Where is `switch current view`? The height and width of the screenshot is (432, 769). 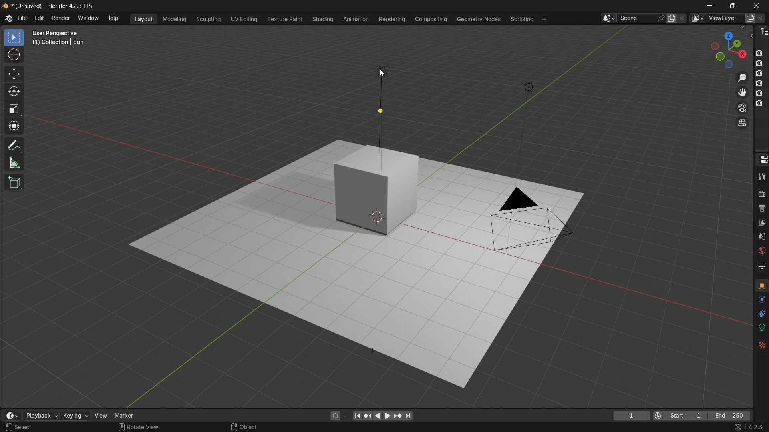
switch current view is located at coordinates (743, 123).